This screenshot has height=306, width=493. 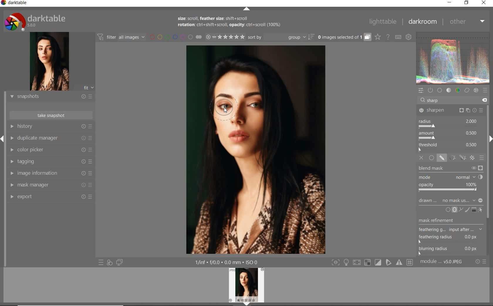 What do you see at coordinates (372, 262) in the screenshot?
I see `Toggle modes` at bounding box center [372, 262].